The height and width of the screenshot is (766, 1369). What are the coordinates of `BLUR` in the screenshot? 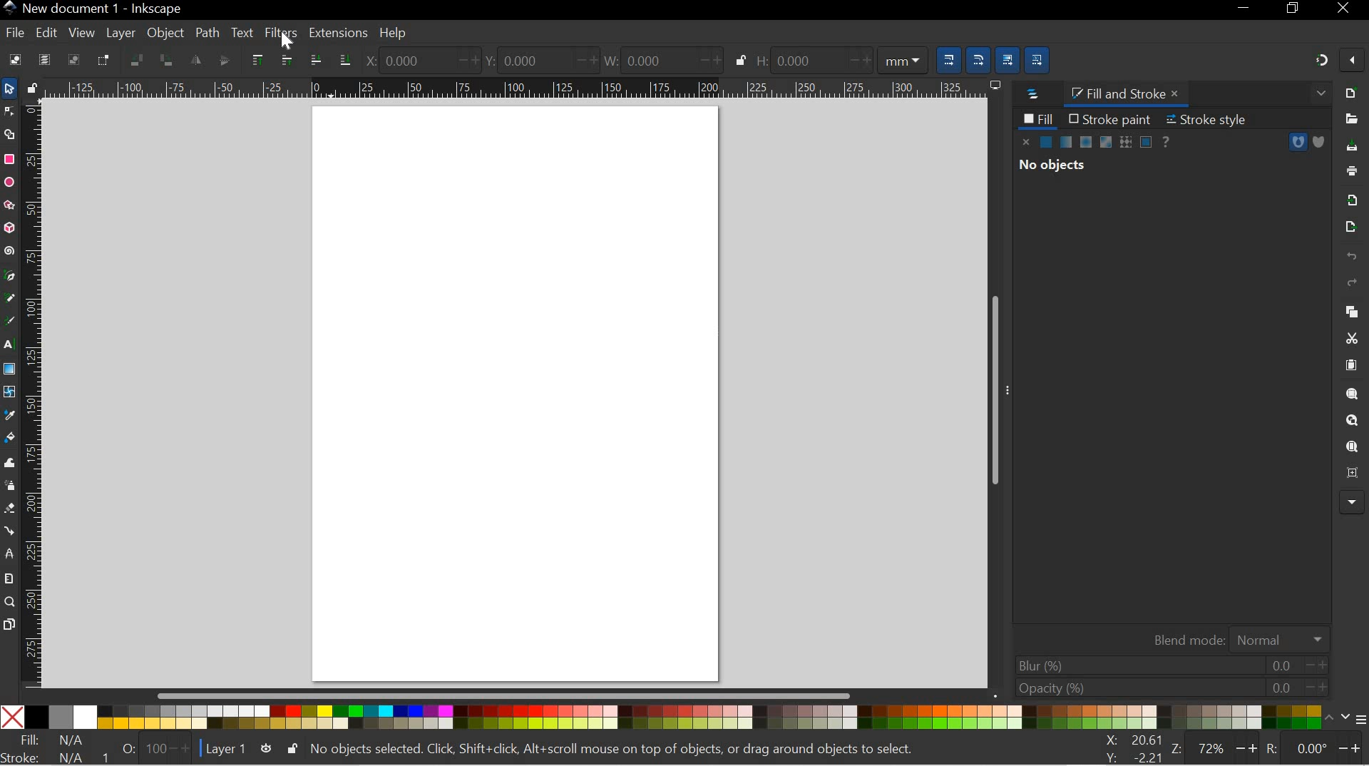 It's located at (1169, 665).